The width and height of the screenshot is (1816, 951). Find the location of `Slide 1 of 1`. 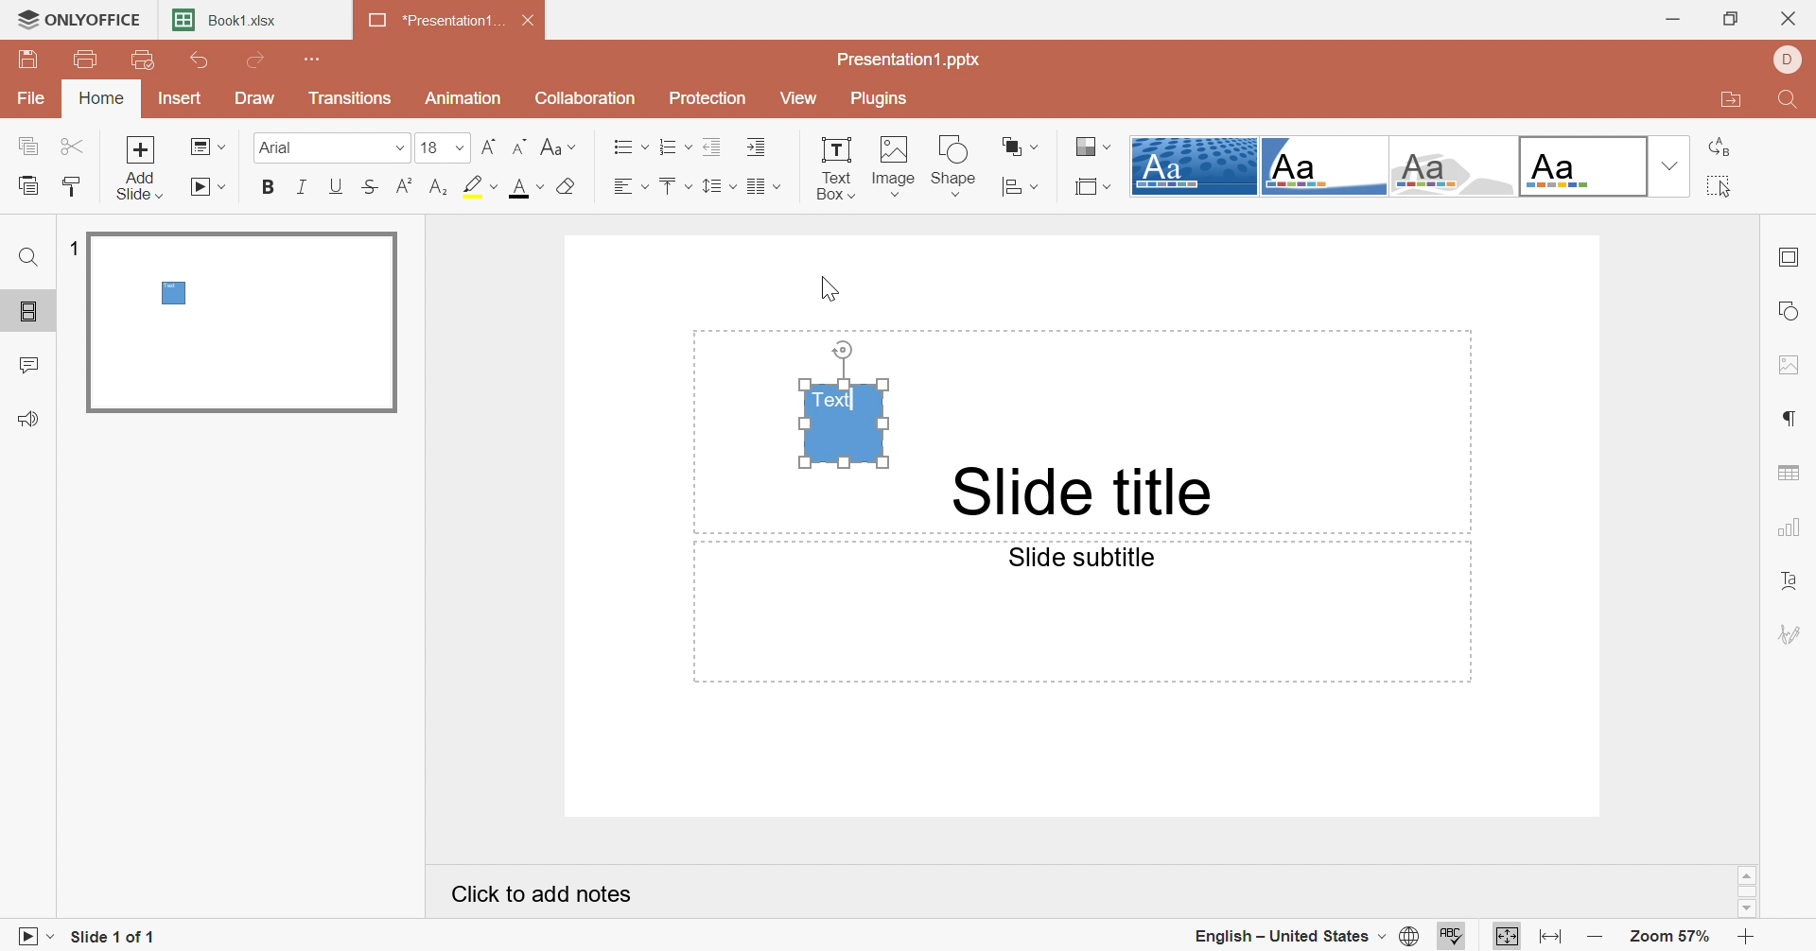

Slide 1 of 1 is located at coordinates (120, 936).